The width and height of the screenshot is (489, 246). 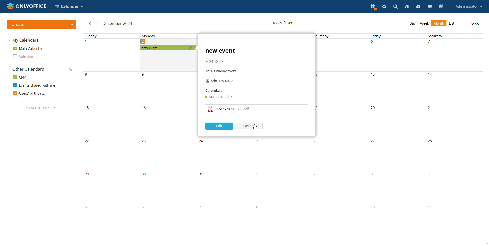 What do you see at coordinates (23, 40) in the screenshot?
I see `my calendars` at bounding box center [23, 40].